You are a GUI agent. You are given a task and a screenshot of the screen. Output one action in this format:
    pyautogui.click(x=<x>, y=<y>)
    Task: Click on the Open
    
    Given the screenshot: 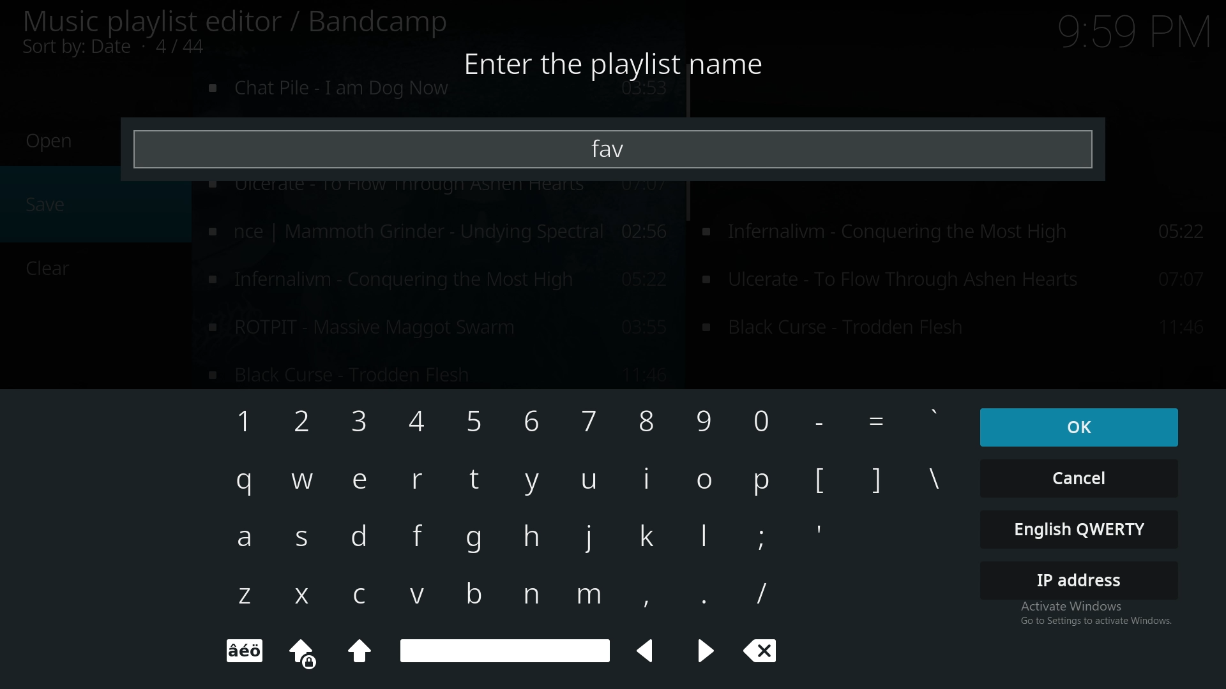 What is the action you would take?
    pyautogui.click(x=50, y=142)
    